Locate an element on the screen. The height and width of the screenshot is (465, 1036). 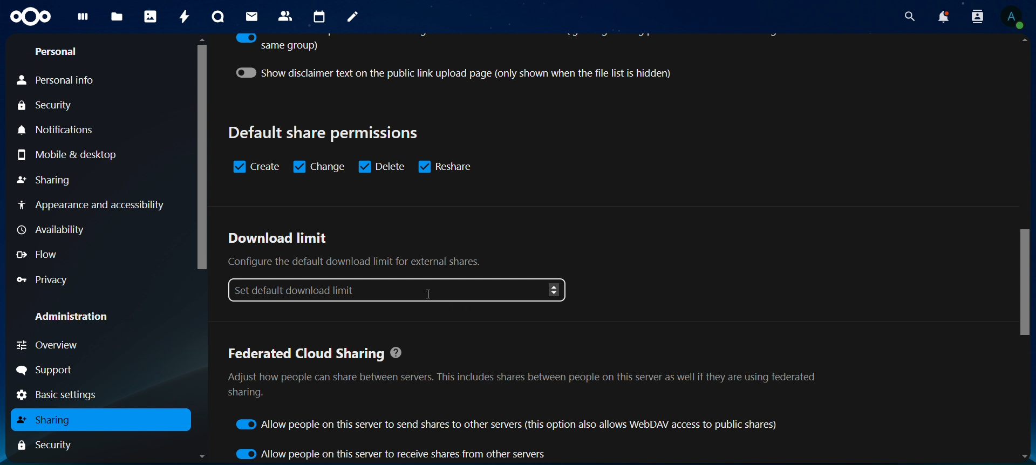
View Profile is located at coordinates (1015, 17).